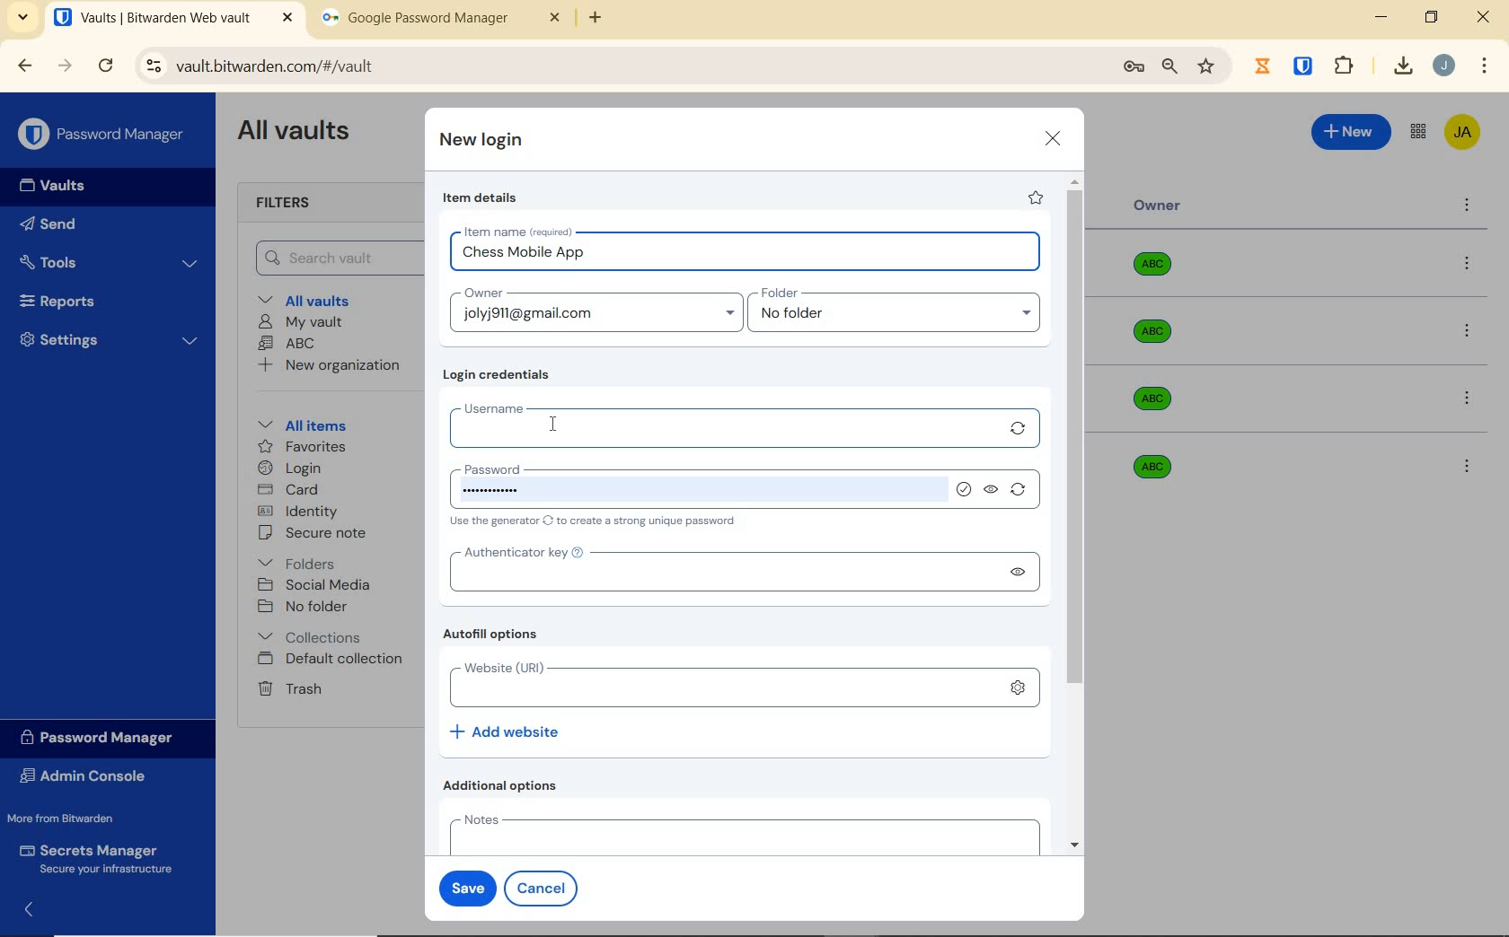  Describe the element at coordinates (1159, 271) in the screenshot. I see `Owner organization` at that location.